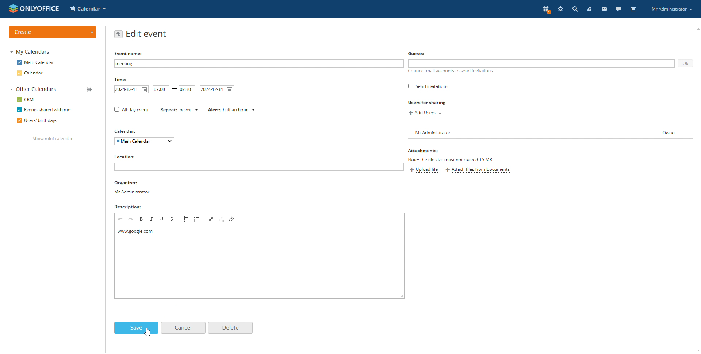 This screenshot has width=701, height=354. Describe the element at coordinates (428, 103) in the screenshot. I see `Users for sharing` at that location.